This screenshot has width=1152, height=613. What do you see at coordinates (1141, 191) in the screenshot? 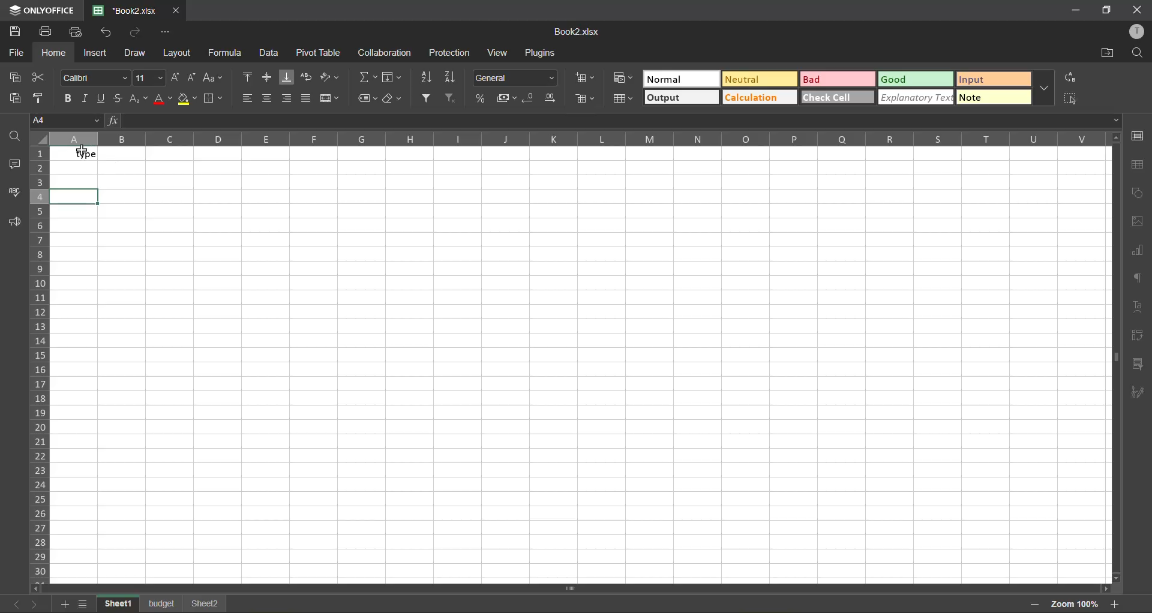
I see `shapes` at bounding box center [1141, 191].